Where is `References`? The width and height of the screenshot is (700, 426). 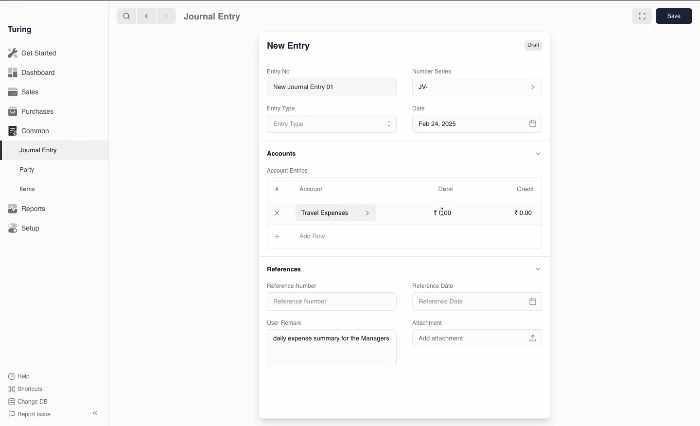 References is located at coordinates (288, 268).